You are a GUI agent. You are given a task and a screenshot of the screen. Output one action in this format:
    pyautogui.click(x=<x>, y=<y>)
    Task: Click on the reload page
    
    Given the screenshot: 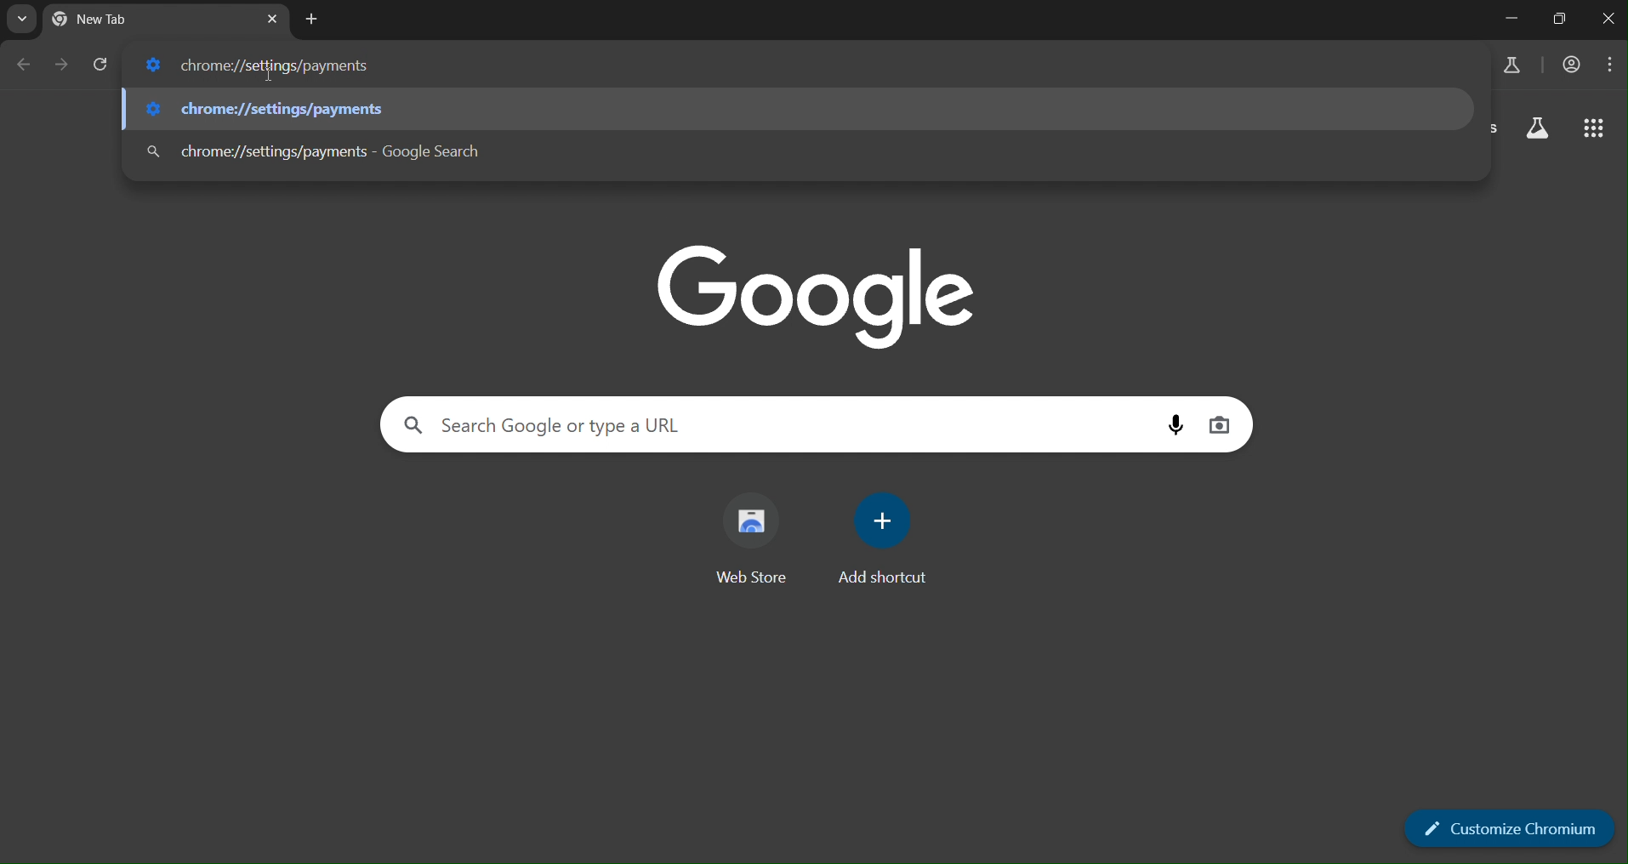 What is the action you would take?
    pyautogui.click(x=103, y=65)
    